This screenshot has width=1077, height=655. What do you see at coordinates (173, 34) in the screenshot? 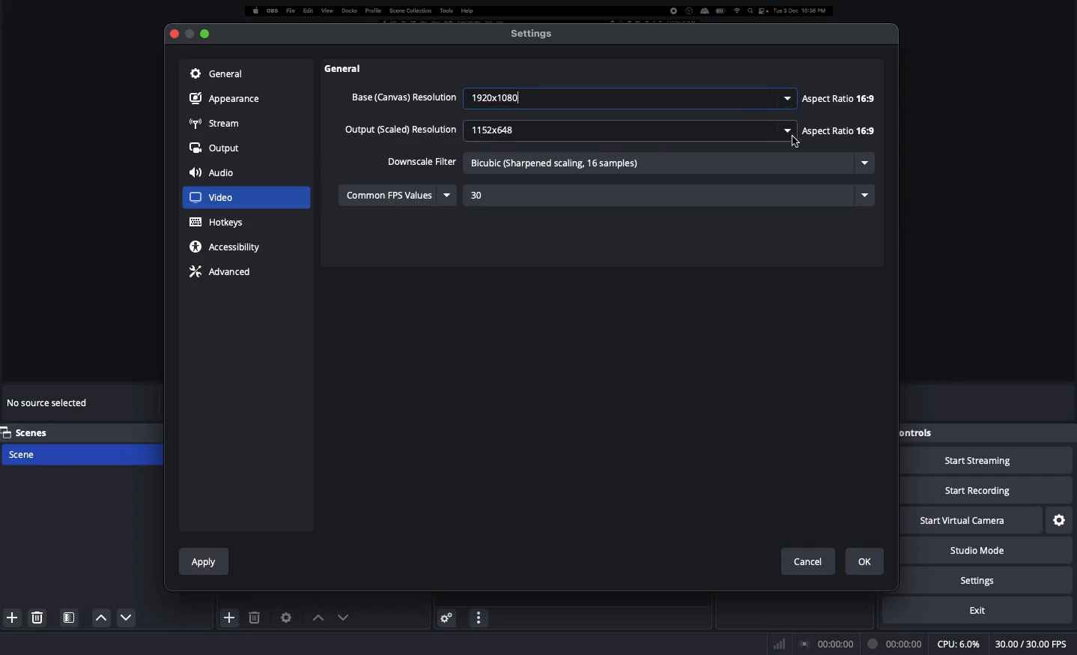
I see `Close` at bounding box center [173, 34].